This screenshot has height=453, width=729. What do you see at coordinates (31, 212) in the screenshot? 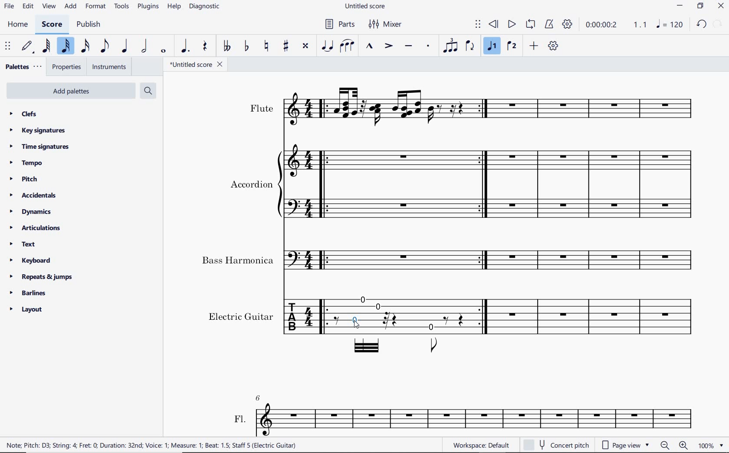
I see `dynamics` at bounding box center [31, 212].